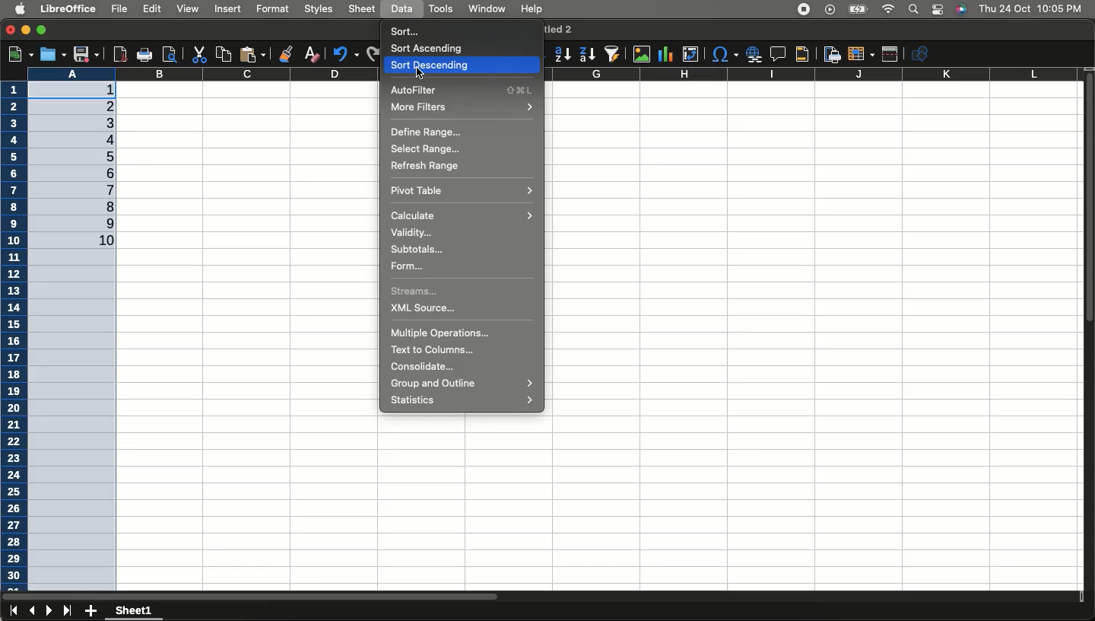 The image size is (1095, 621). I want to click on Define print area , so click(830, 53).